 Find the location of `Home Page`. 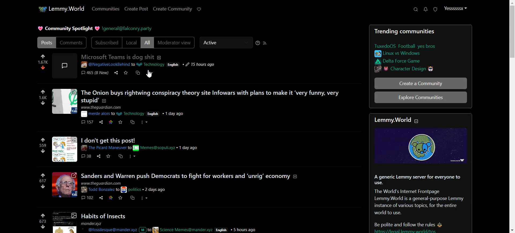

Home Page is located at coordinates (61, 9).